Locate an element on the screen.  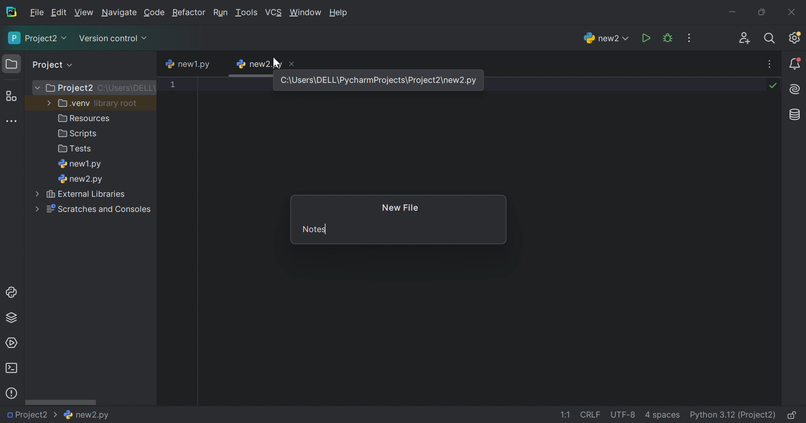
Updates available. IDE and Project Settings. is located at coordinates (796, 39).